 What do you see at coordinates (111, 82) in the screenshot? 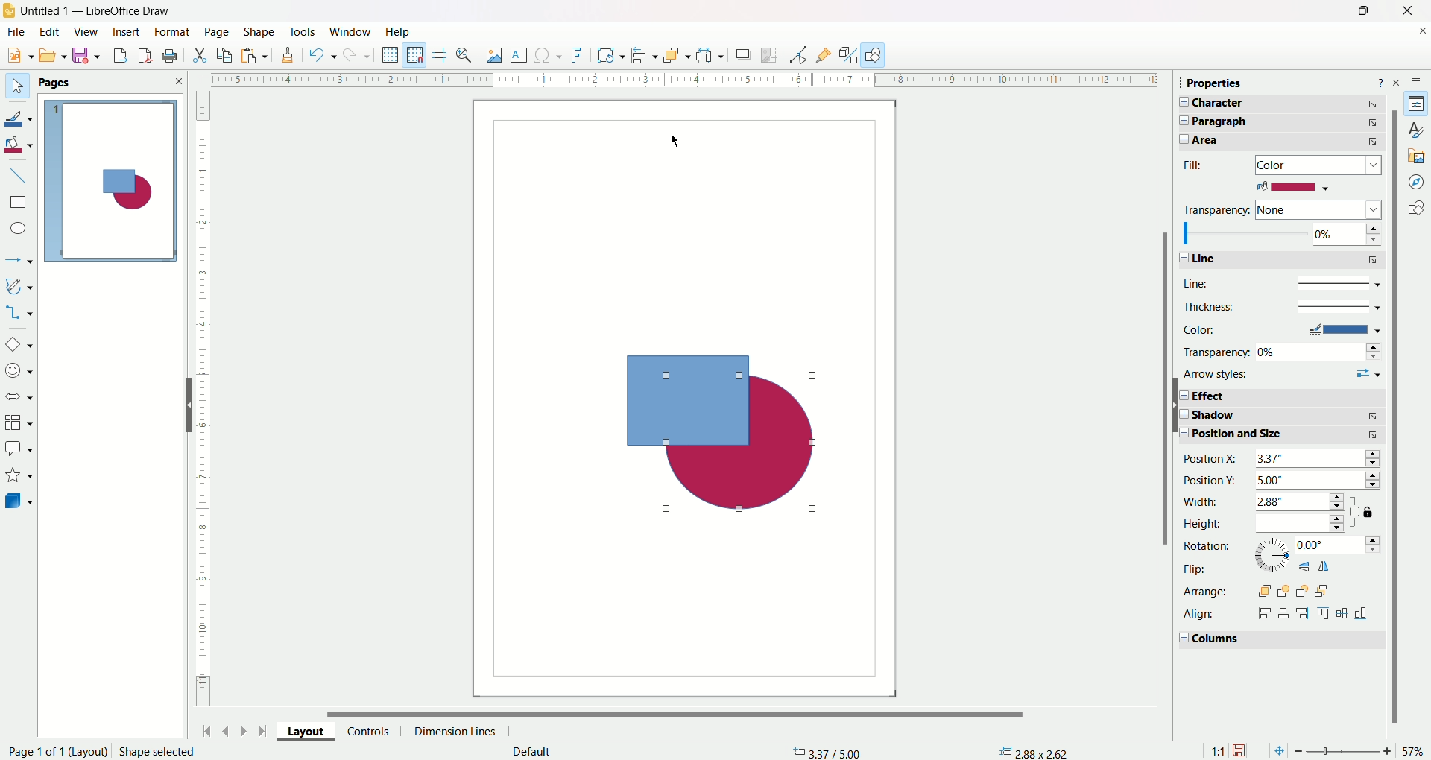
I see `pages` at bounding box center [111, 82].